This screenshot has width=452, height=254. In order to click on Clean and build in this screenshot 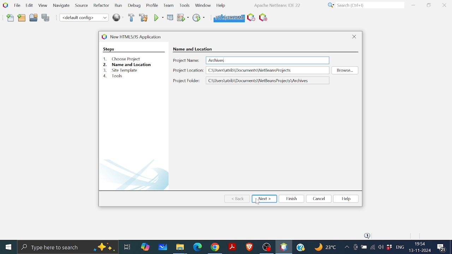, I will do `click(144, 18)`.